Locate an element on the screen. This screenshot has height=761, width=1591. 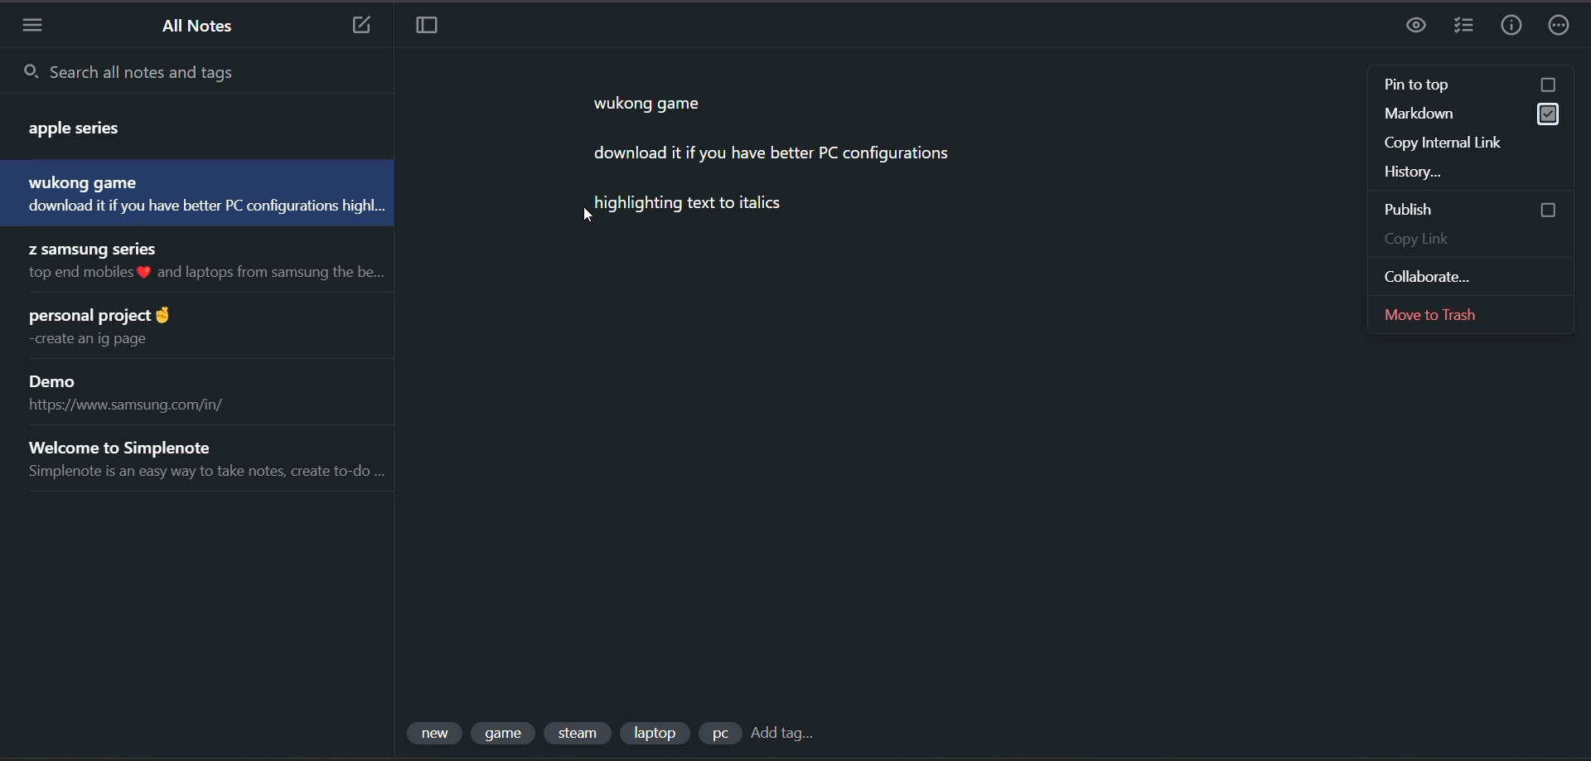
note title and preview is located at coordinates (124, 328).